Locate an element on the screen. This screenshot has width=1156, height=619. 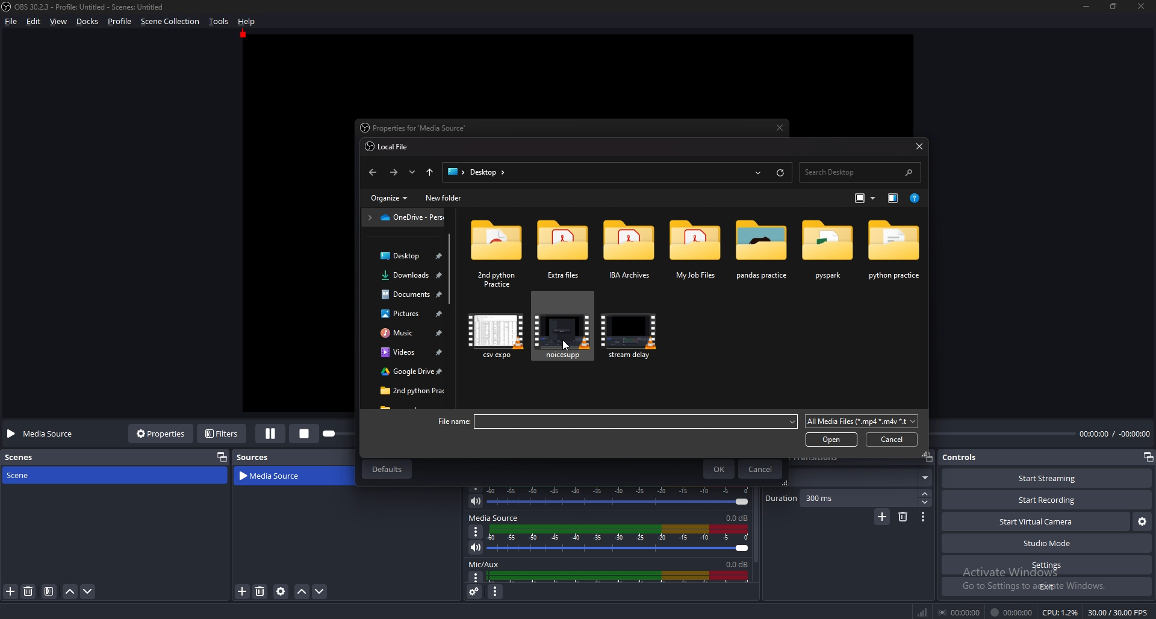
delete scene is located at coordinates (29, 591).